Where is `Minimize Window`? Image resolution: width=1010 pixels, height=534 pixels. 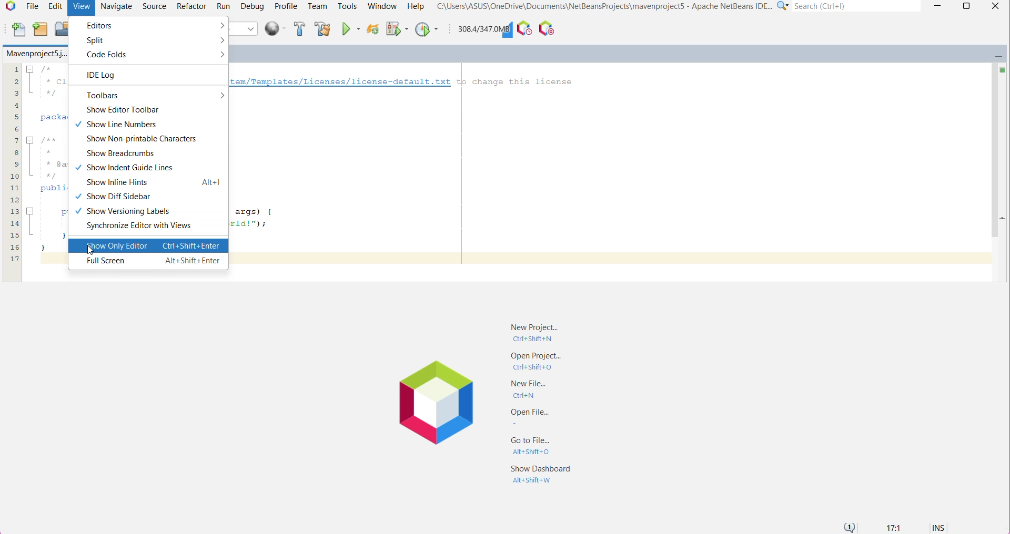 Minimize Window is located at coordinates (997, 55).